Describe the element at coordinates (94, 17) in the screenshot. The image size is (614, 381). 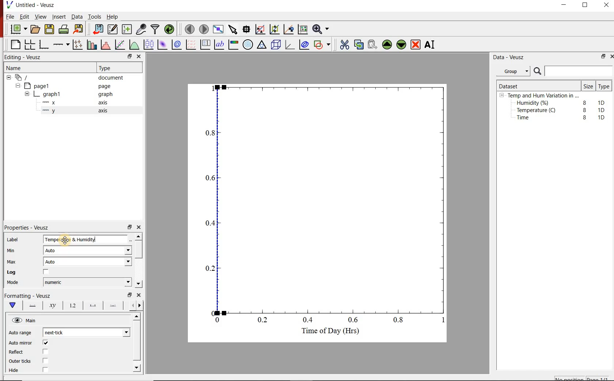
I see `Tools` at that location.